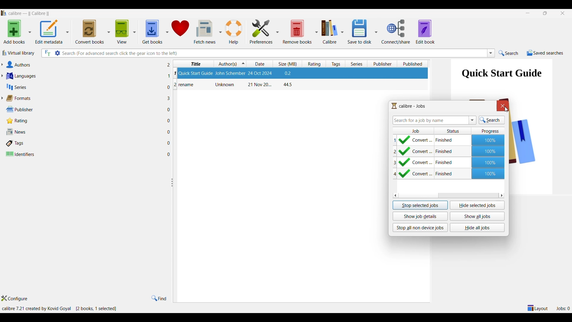 Image resolution: width=572 pixels, height=322 pixels. I want to click on Hide selected jobs, so click(477, 205).